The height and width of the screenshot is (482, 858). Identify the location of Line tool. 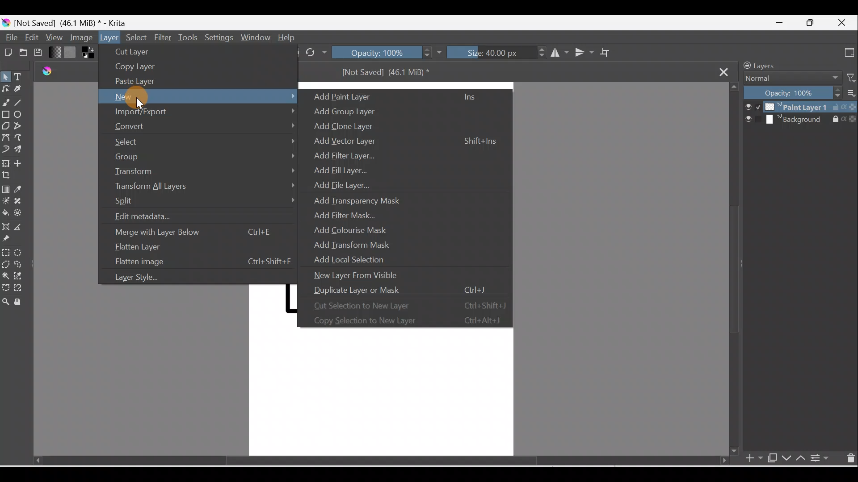
(20, 103).